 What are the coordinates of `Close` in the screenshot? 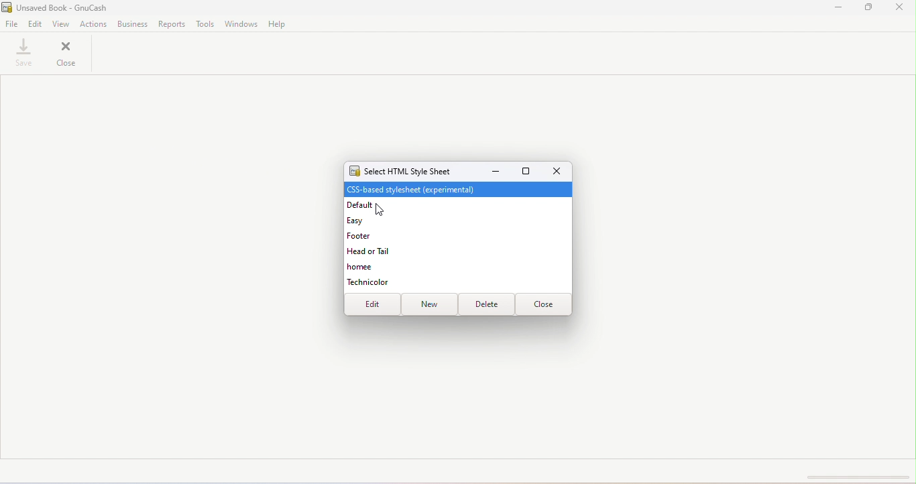 It's located at (70, 57).